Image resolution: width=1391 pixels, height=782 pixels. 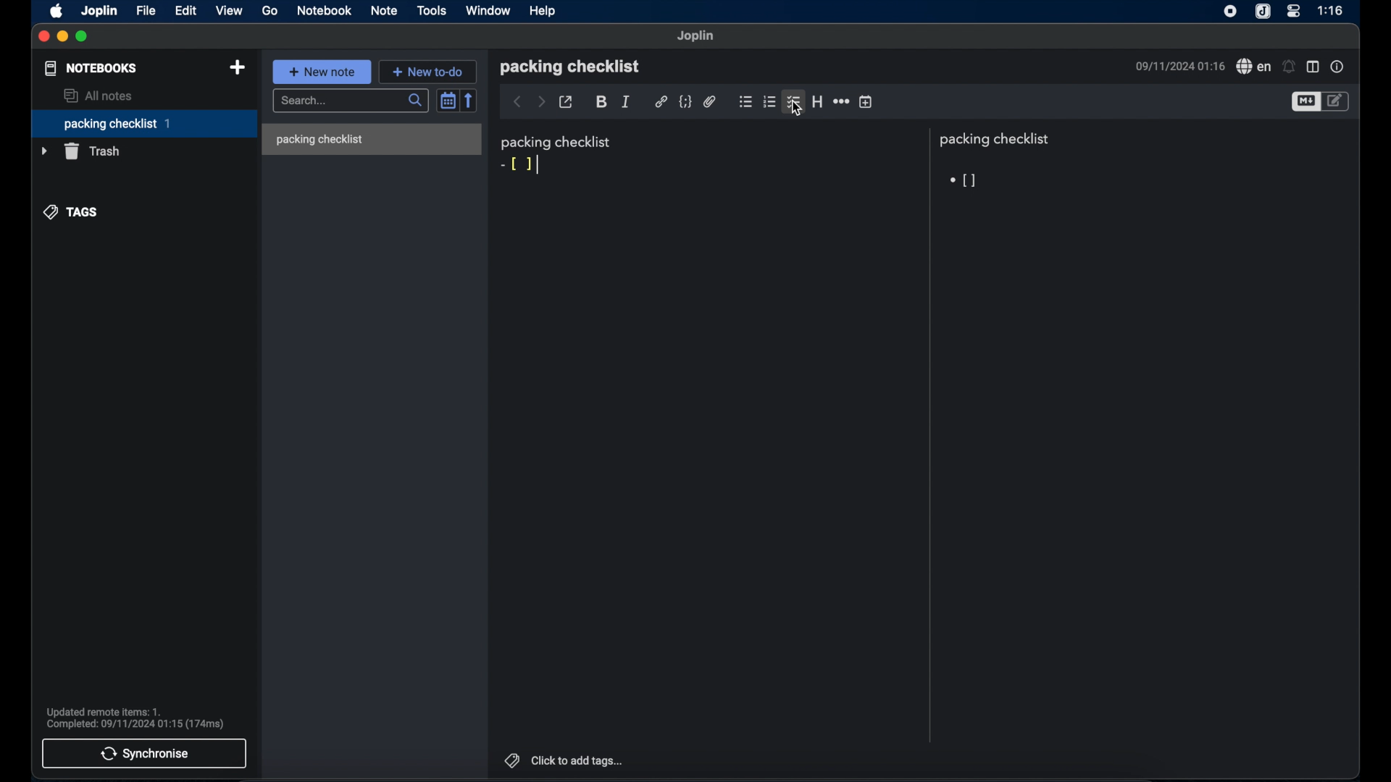 I want to click on reverse sort order, so click(x=469, y=100).